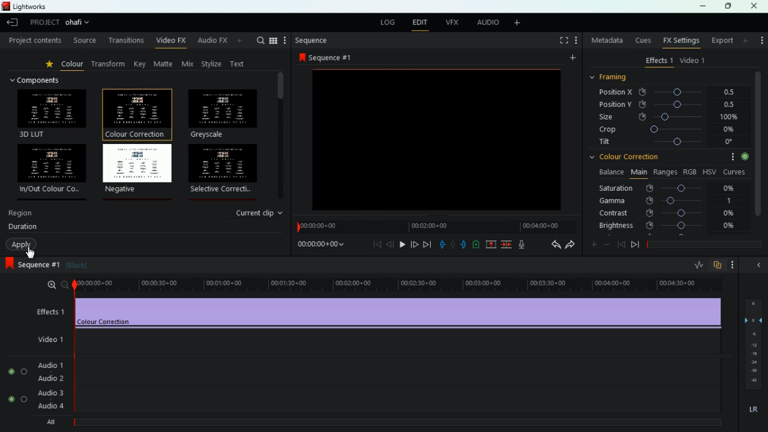 This screenshot has height=432, width=768. Describe the element at coordinates (634, 245) in the screenshot. I see `next` at that location.